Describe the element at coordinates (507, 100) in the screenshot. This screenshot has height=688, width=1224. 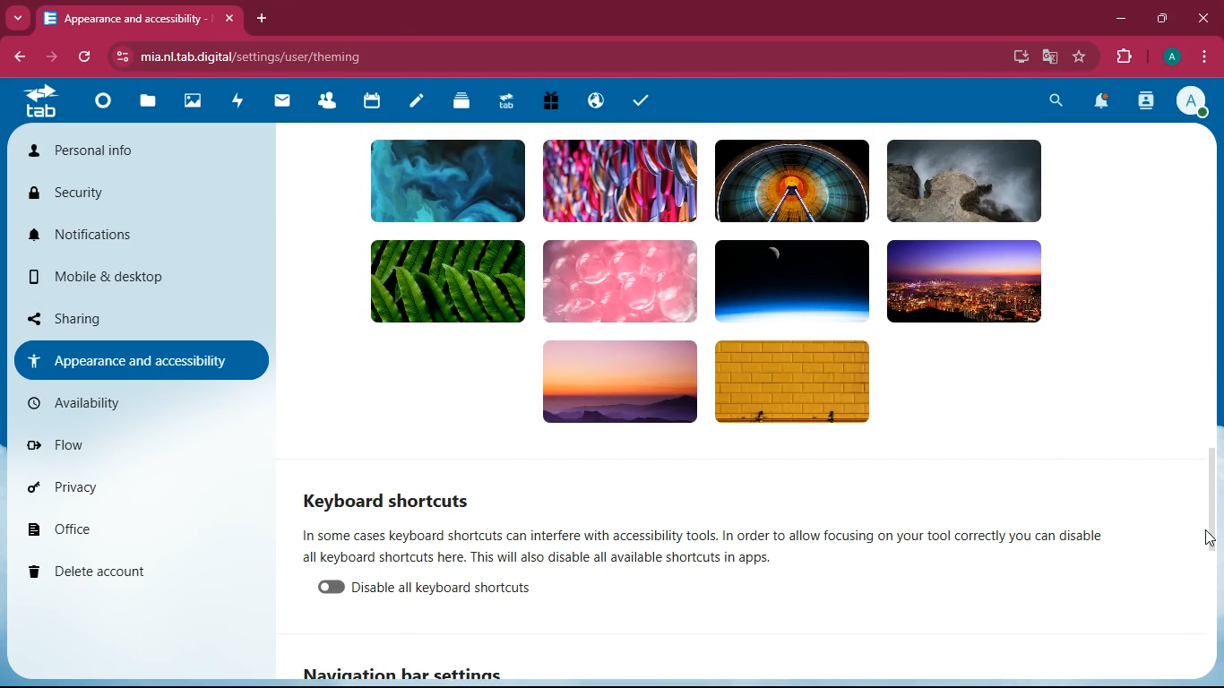
I see `tab` at that location.